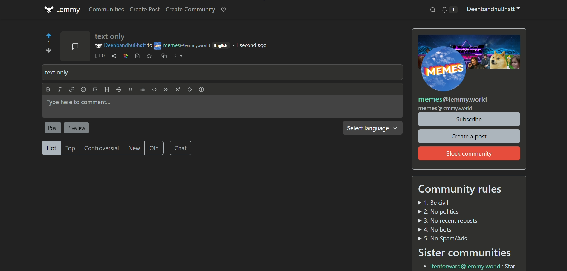 The image size is (567, 271). Describe the element at coordinates (222, 72) in the screenshot. I see `text box` at that location.